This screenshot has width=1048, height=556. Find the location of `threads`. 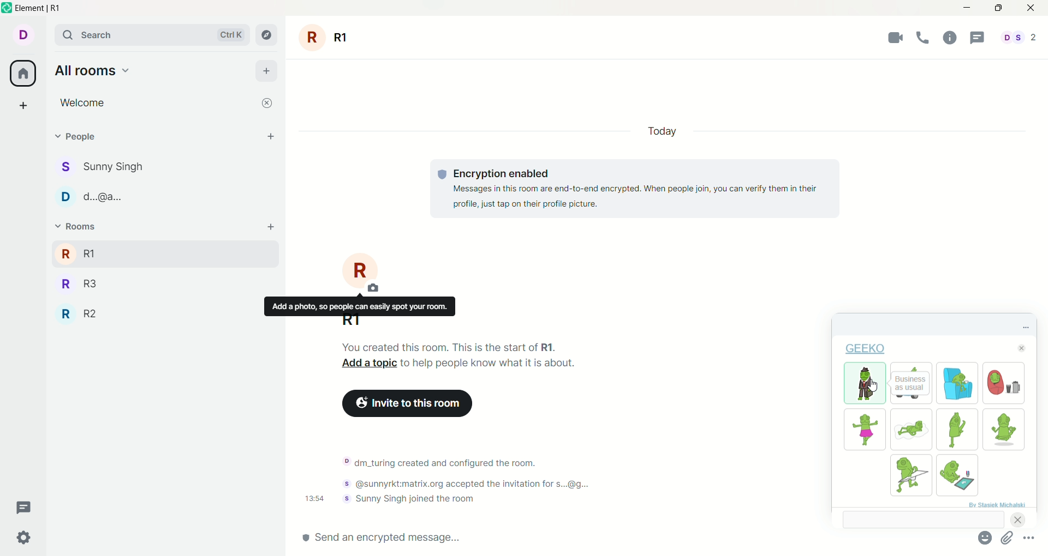

threads is located at coordinates (978, 37).